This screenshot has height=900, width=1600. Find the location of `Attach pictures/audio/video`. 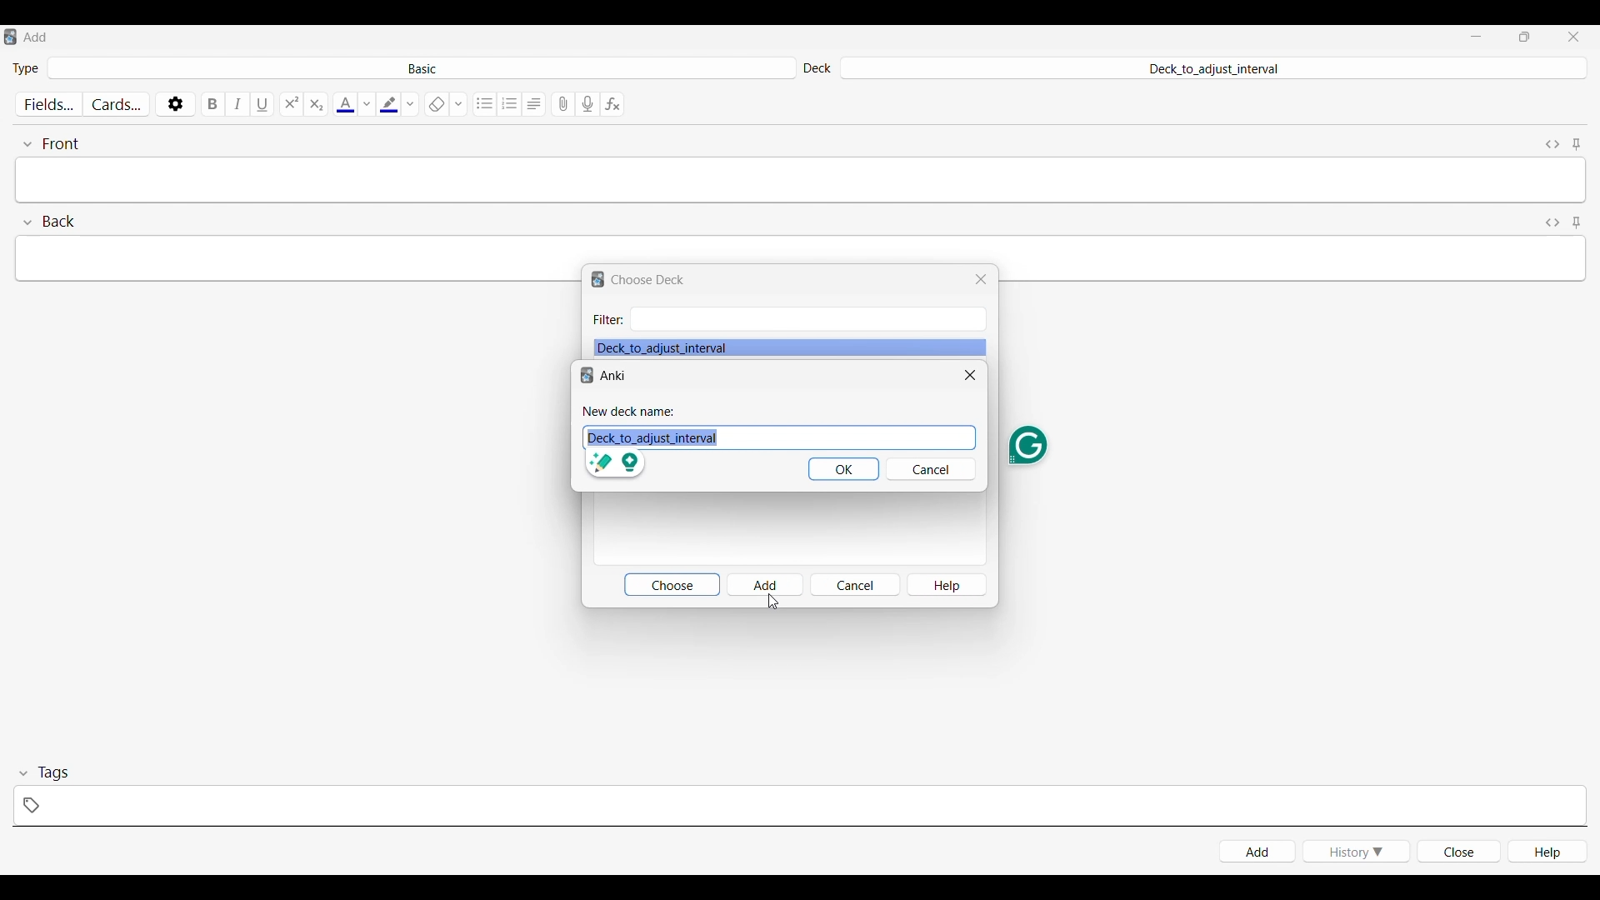

Attach pictures/audio/video is located at coordinates (563, 104).